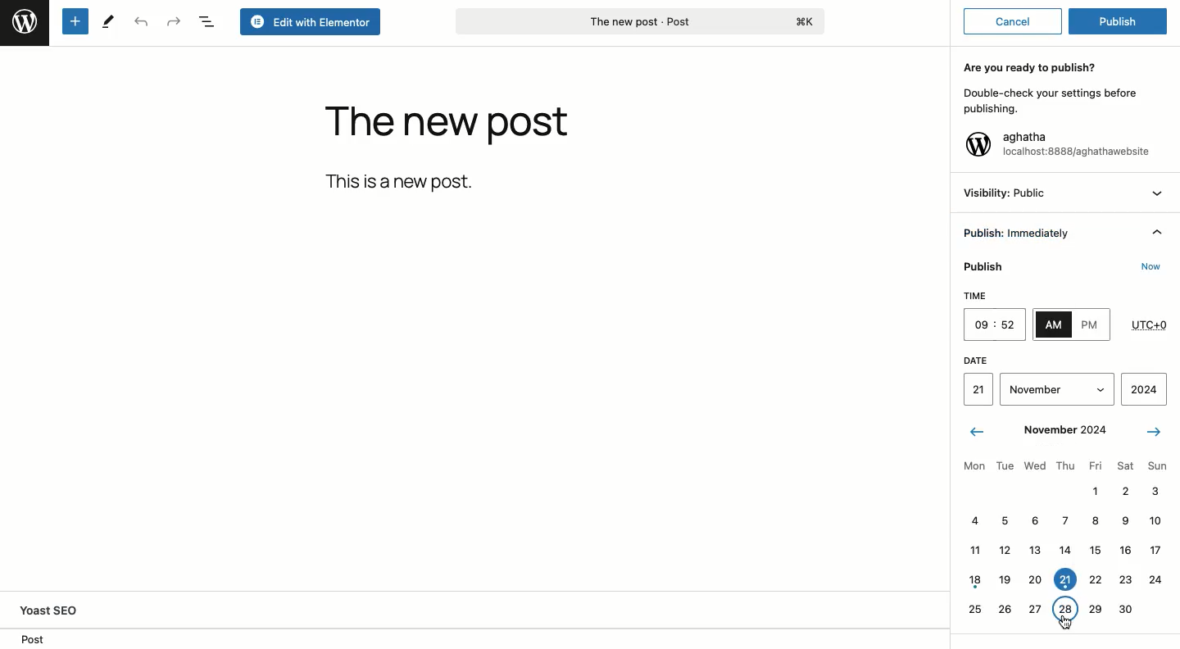 The height and width of the screenshot is (649, 1180). I want to click on Publish, so click(1123, 19).